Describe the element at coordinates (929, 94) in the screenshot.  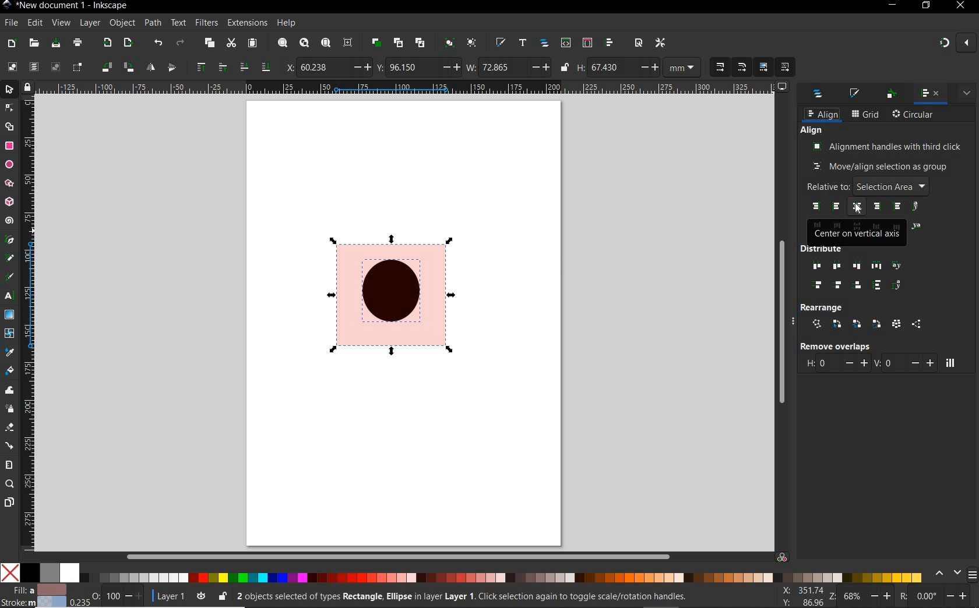
I see `align & distribute` at that location.